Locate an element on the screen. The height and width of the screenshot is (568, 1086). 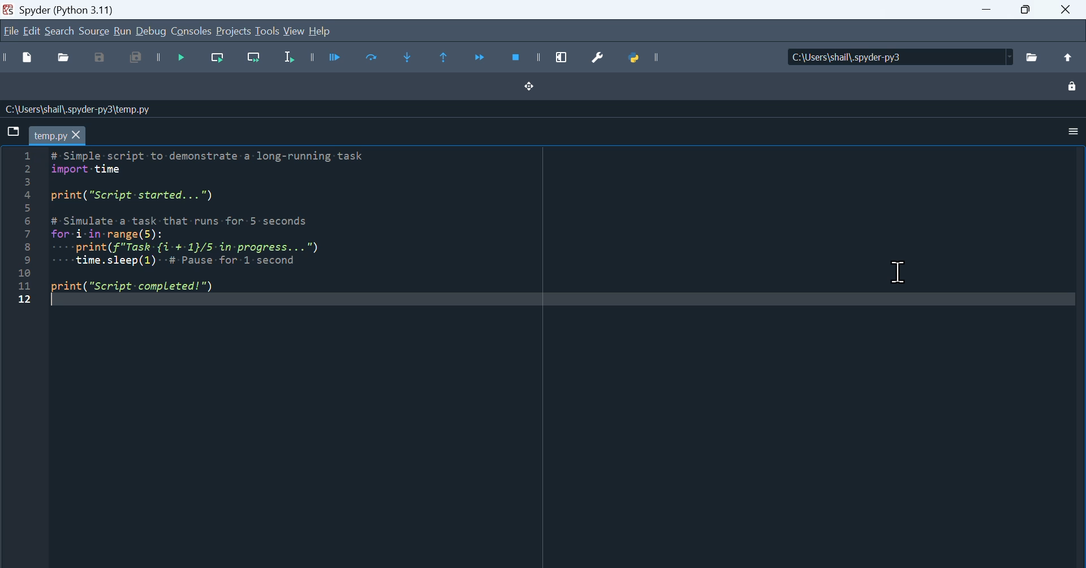
Save all is located at coordinates (138, 57).